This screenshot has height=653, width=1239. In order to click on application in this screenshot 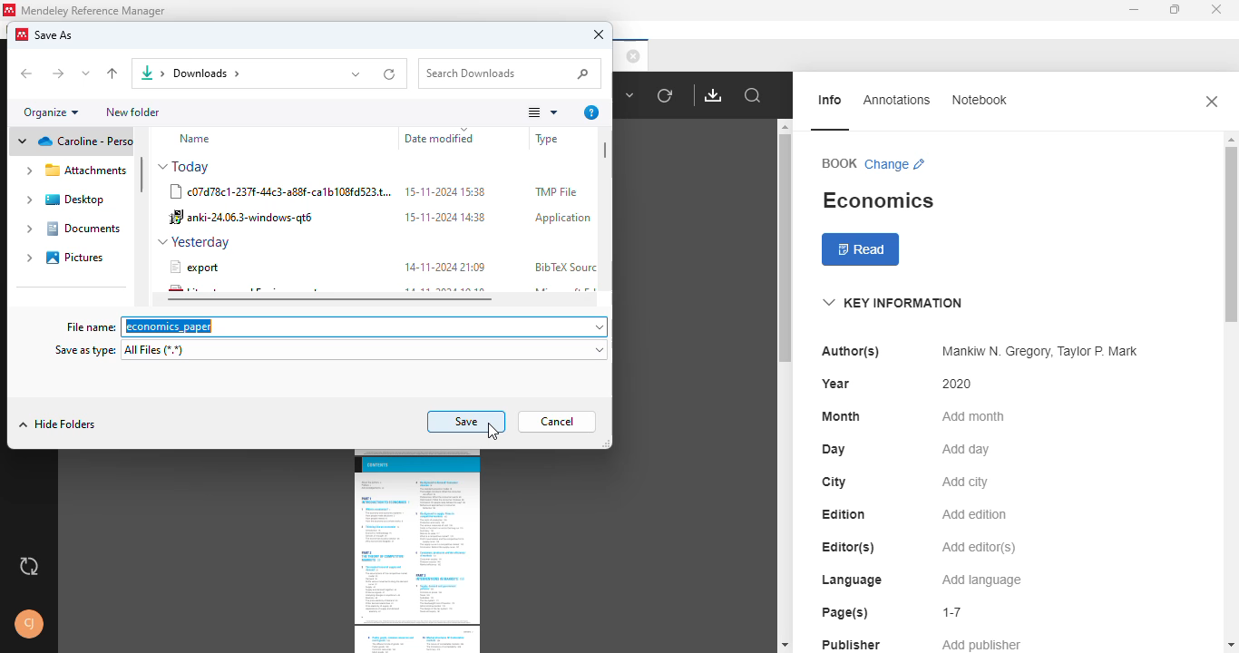, I will do `click(562, 219)`.